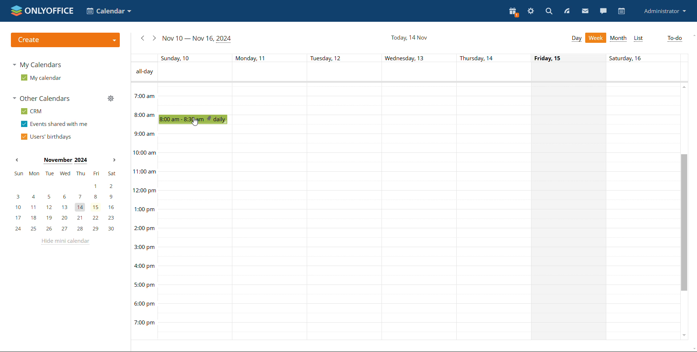  What do you see at coordinates (596, 38) in the screenshot?
I see `week view` at bounding box center [596, 38].